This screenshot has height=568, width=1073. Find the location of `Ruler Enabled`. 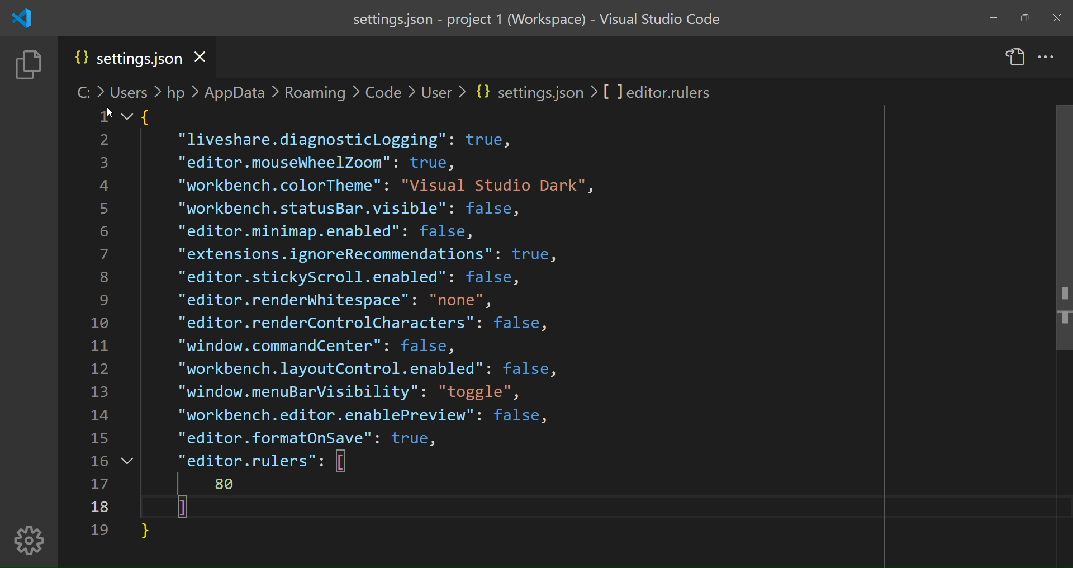

Ruler Enabled is located at coordinates (883, 334).